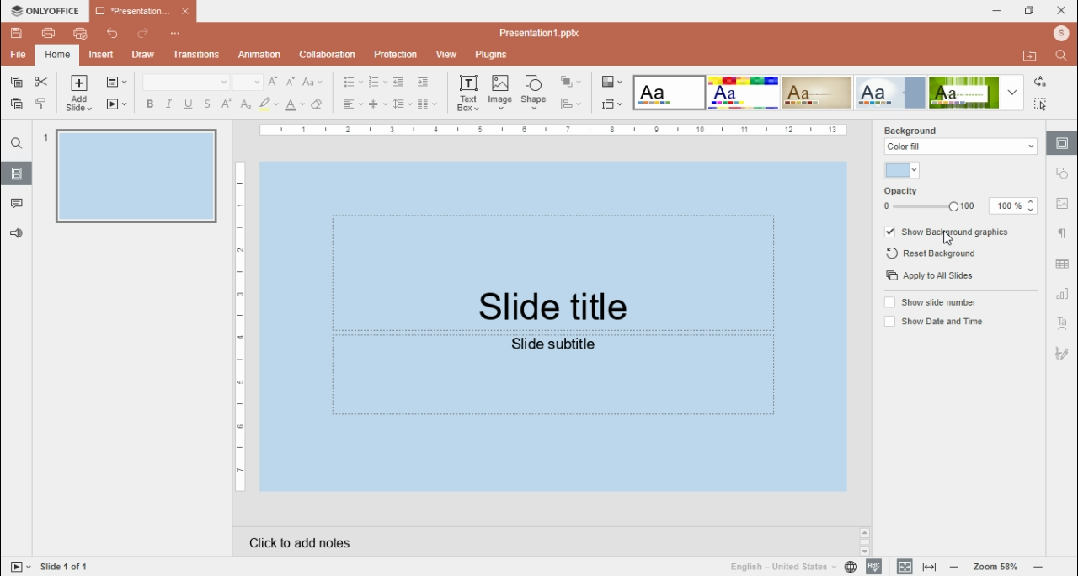  Describe the element at coordinates (851, 568) in the screenshot. I see `set document language` at that location.